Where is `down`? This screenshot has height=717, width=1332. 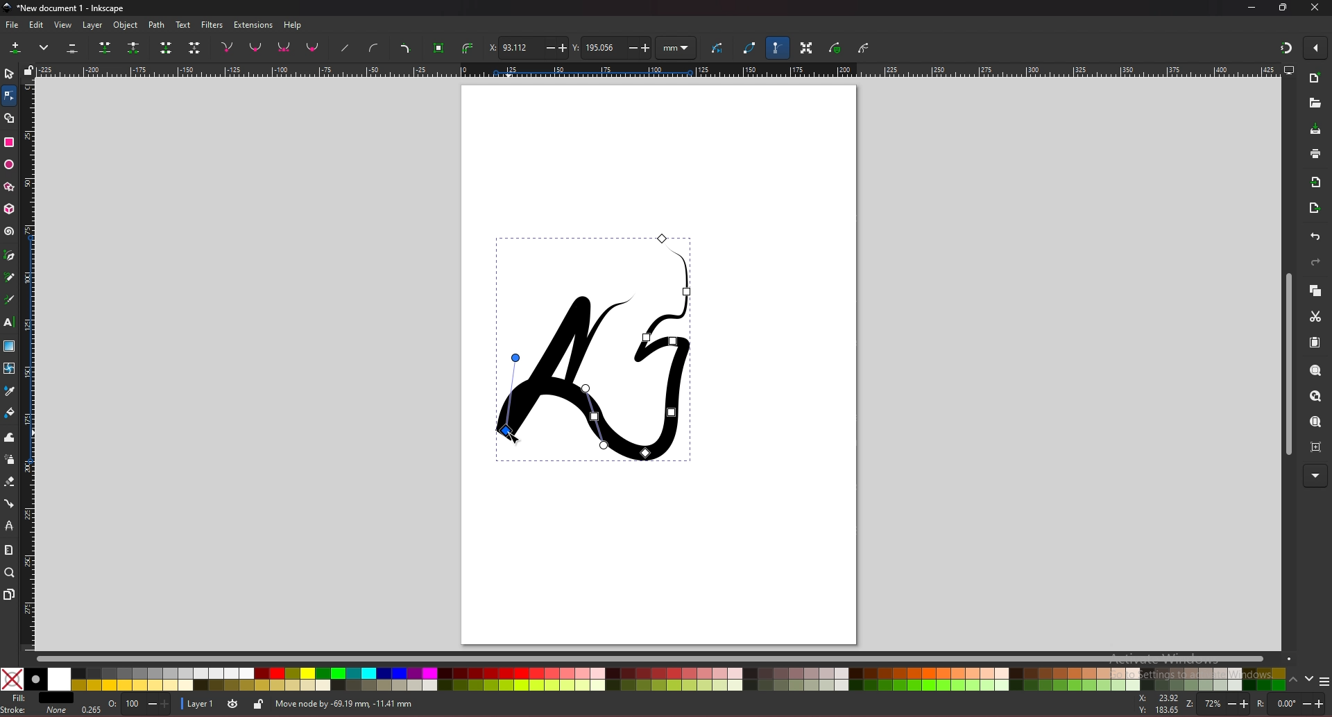
down is located at coordinates (1310, 679).